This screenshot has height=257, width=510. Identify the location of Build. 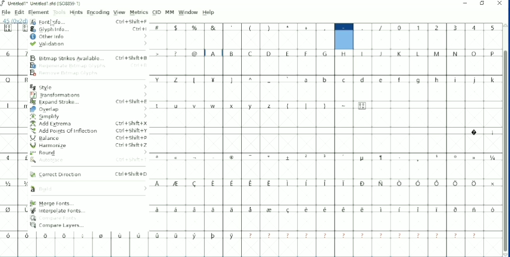
(89, 189).